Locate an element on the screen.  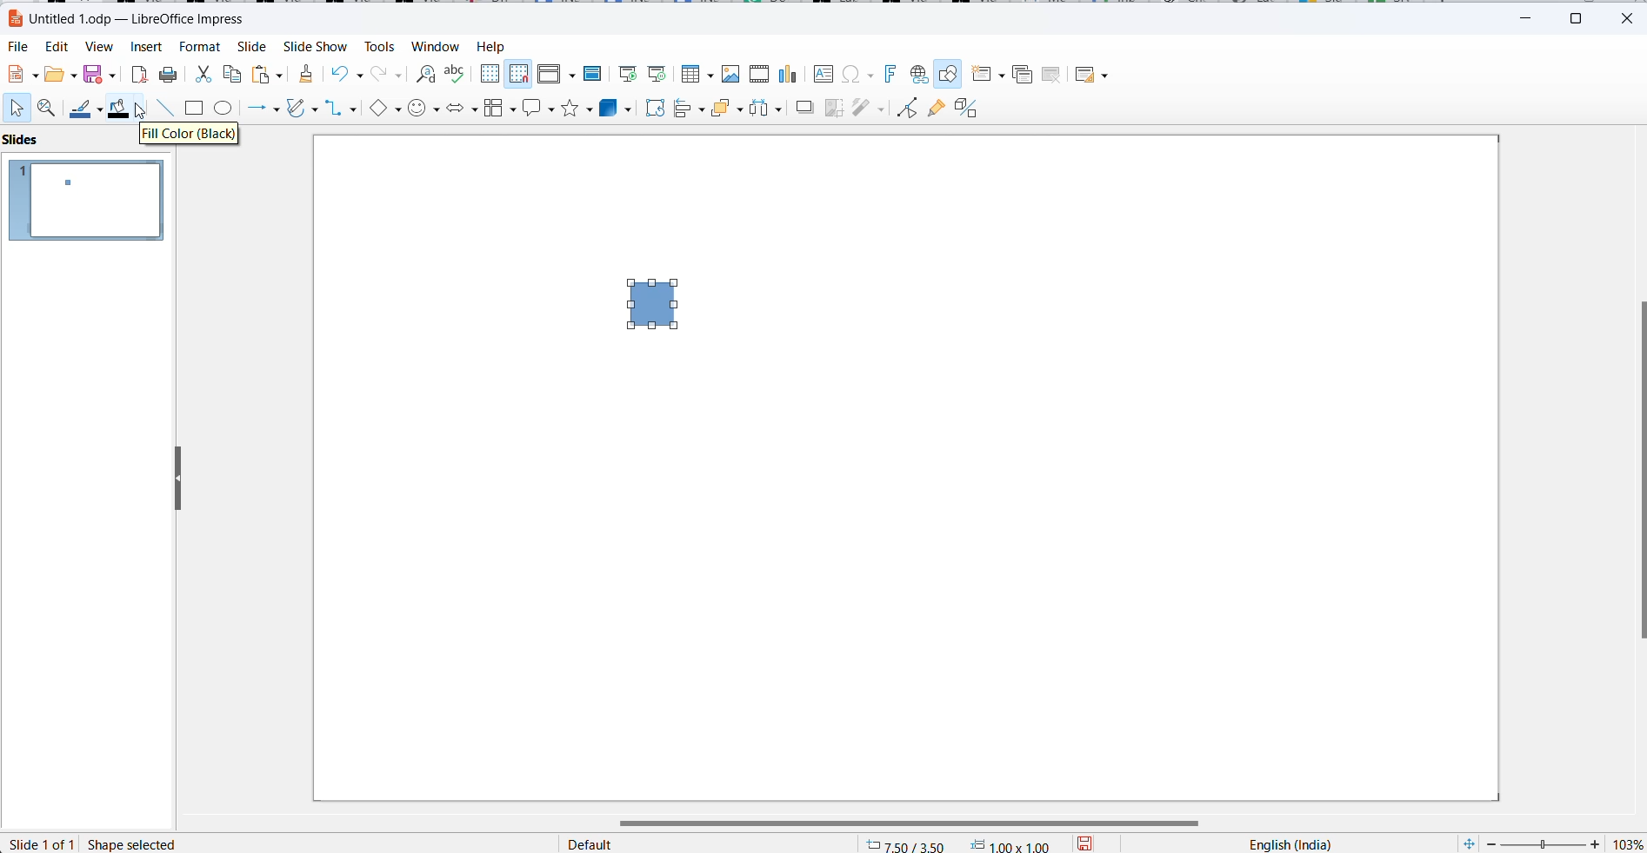
shape selected is located at coordinates (132, 843).